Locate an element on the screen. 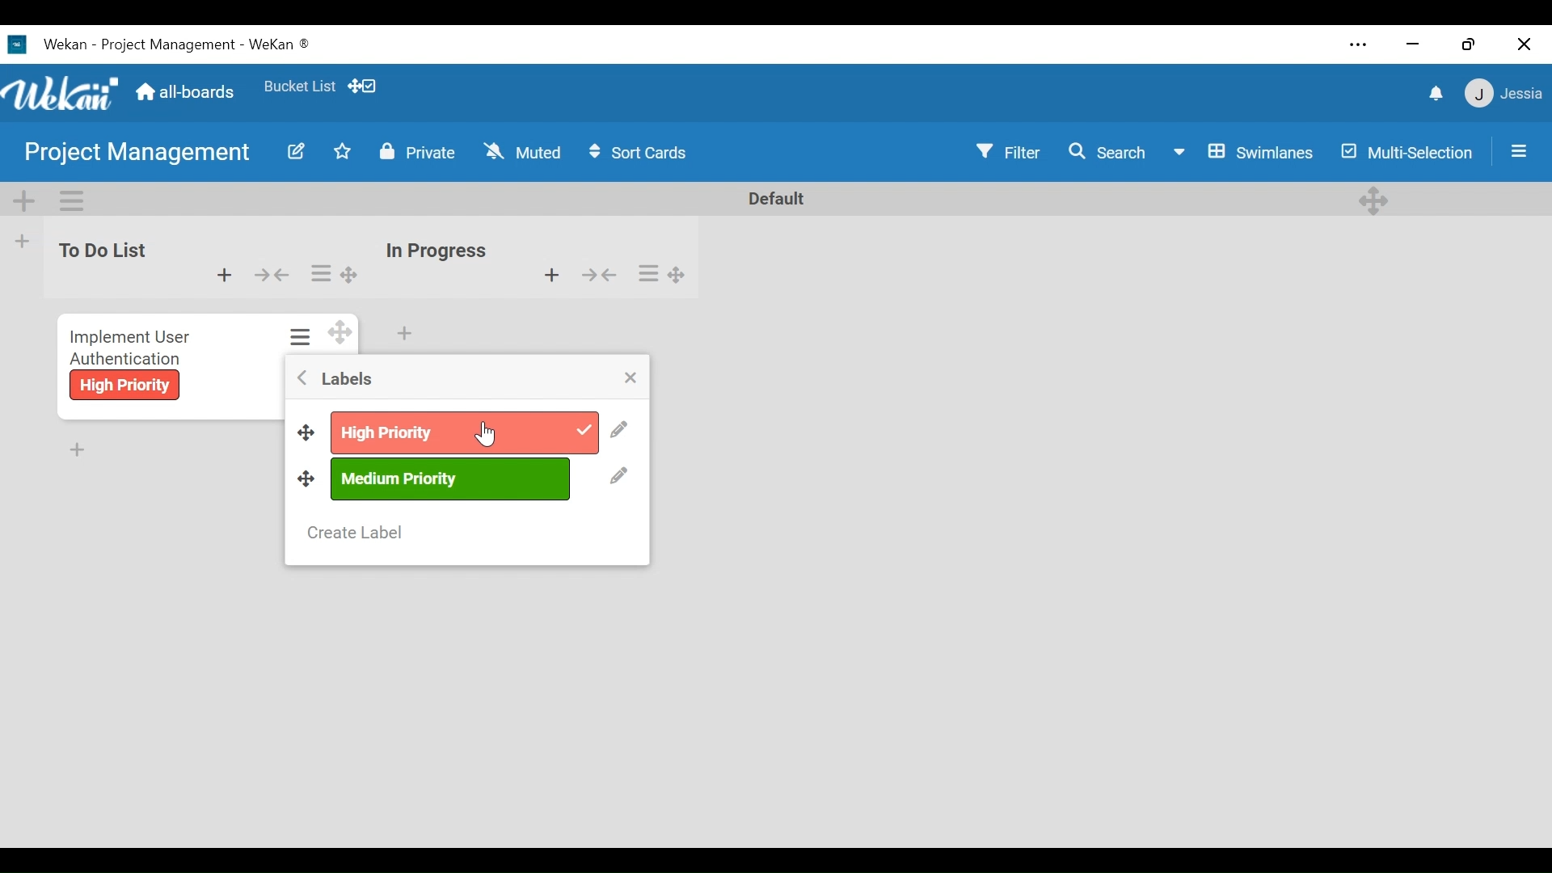  swimlane actions is located at coordinates (73, 199).